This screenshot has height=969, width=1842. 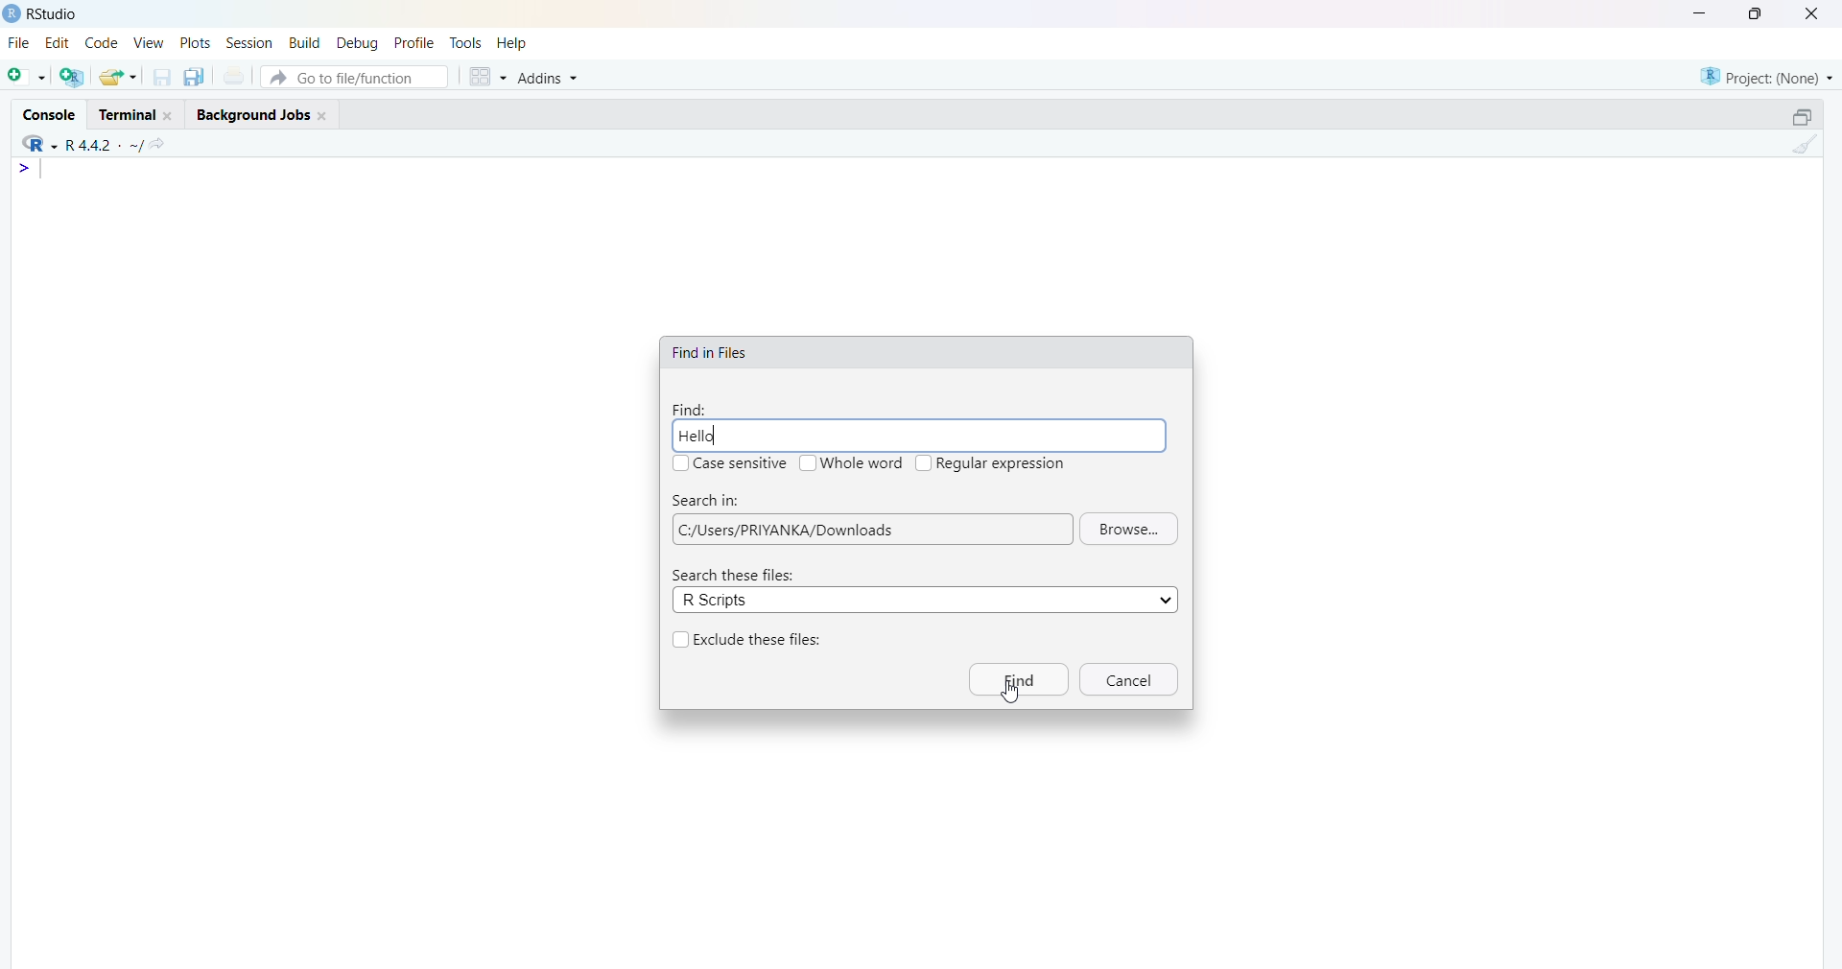 I want to click on Hello, so click(x=919, y=436).